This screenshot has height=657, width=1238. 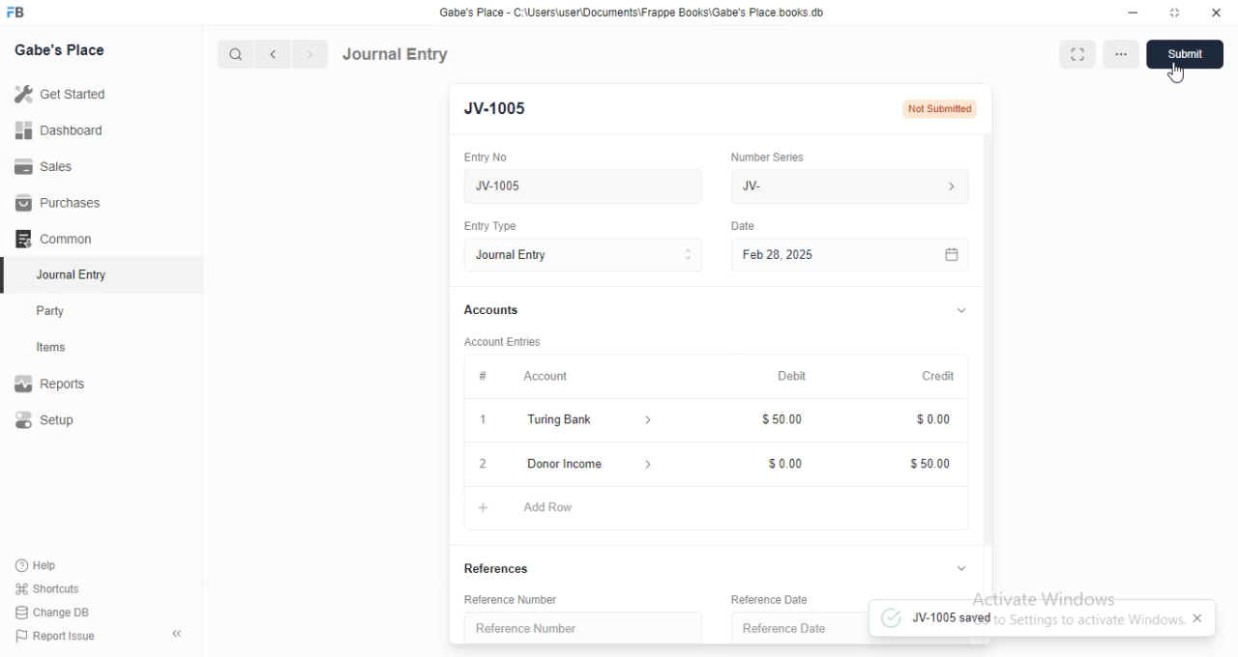 I want to click on New Entry, so click(x=502, y=109).